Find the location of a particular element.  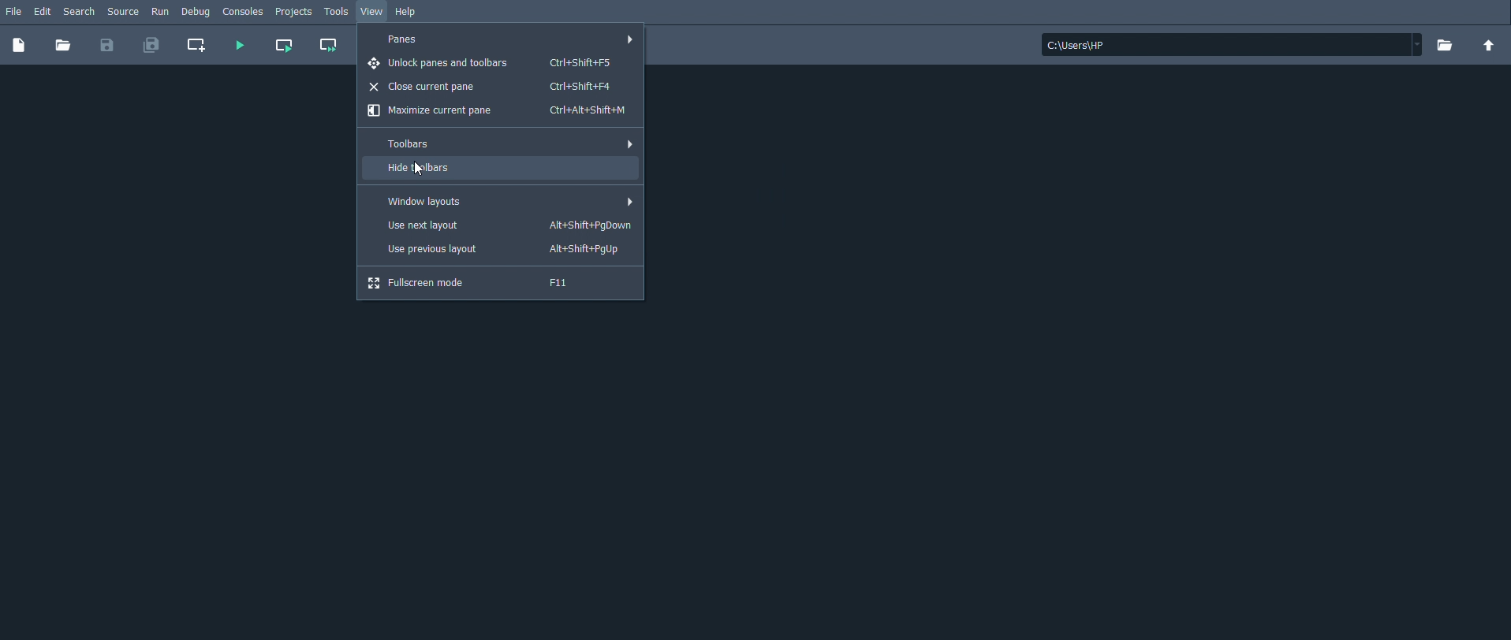

Window layouts is located at coordinates (506, 200).